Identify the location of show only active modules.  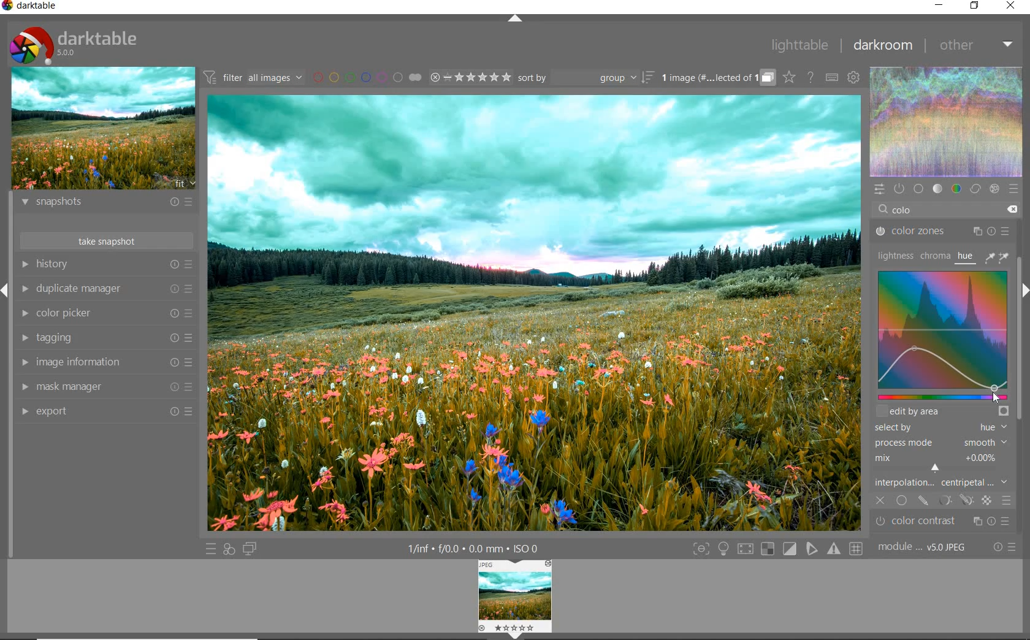
(898, 188).